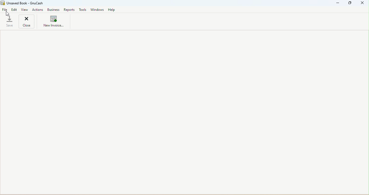 The width and height of the screenshot is (369, 195). What do you see at coordinates (5, 10) in the screenshot?
I see `File` at bounding box center [5, 10].